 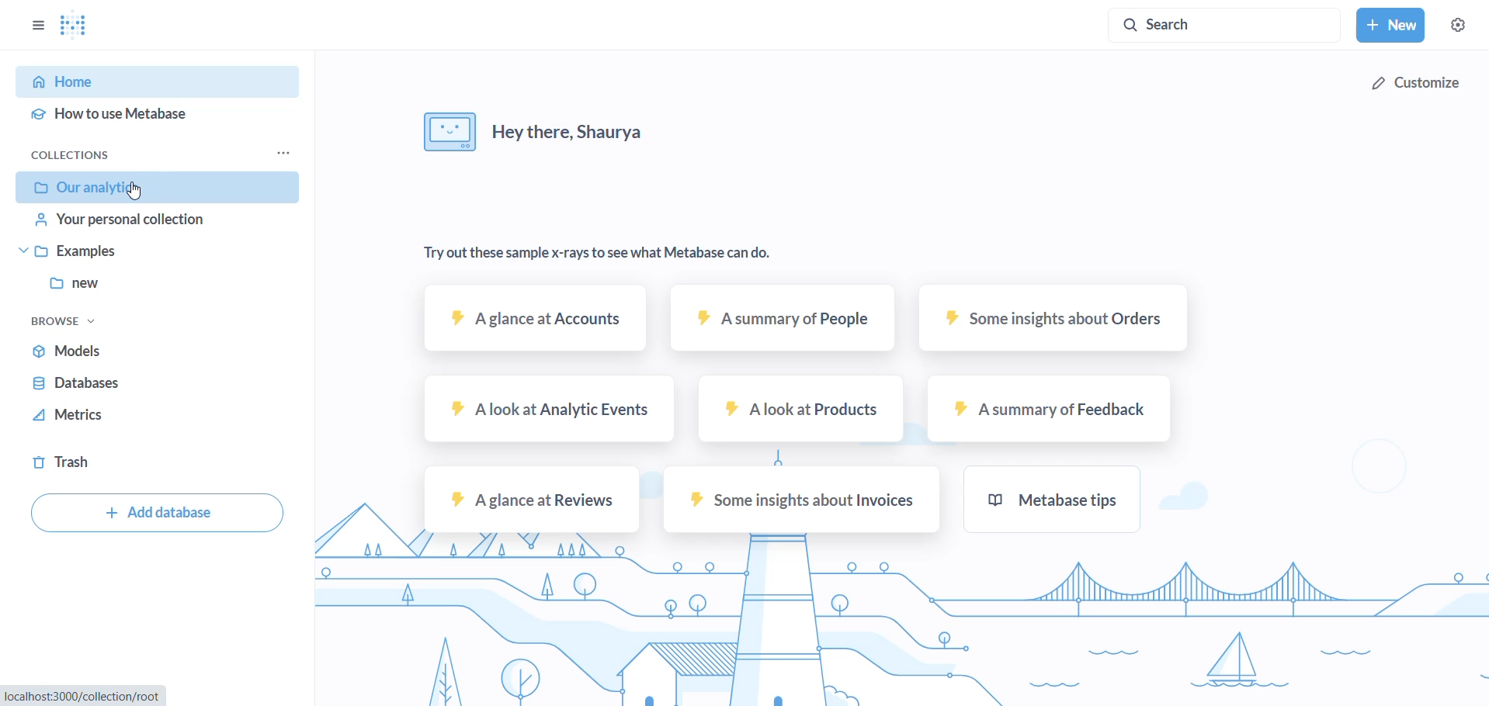 What do you see at coordinates (153, 84) in the screenshot?
I see `home` at bounding box center [153, 84].